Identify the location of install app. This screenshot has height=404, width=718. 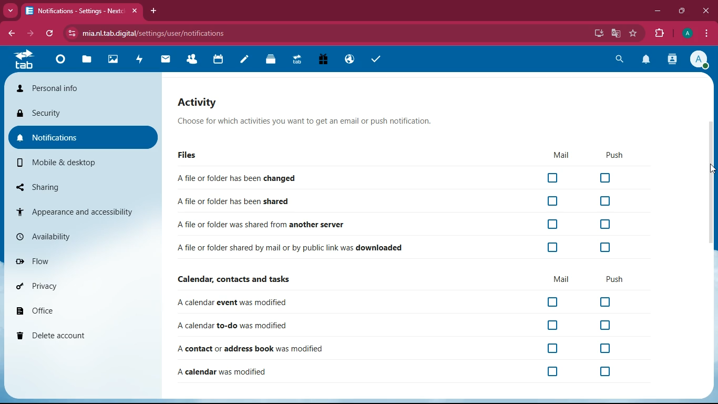
(599, 33).